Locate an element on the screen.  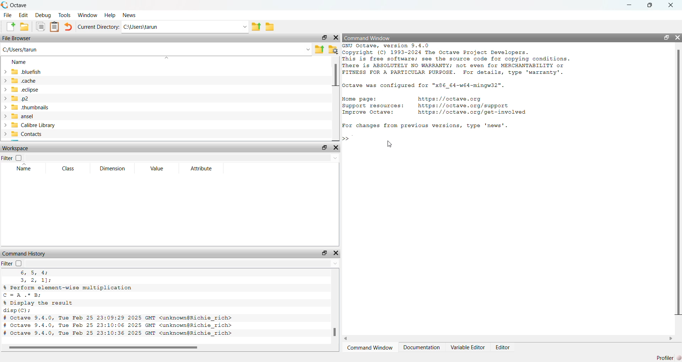
Value is located at coordinates (157, 168).